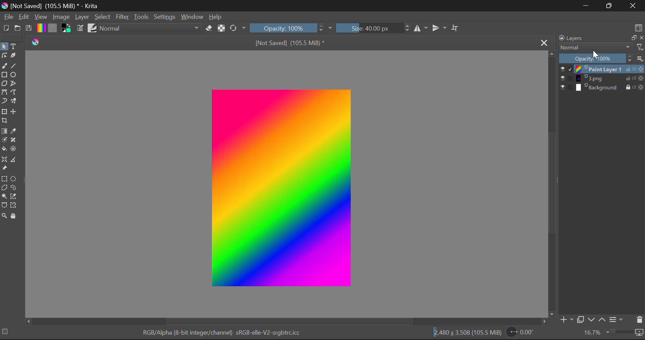 This screenshot has height=340, width=645. What do you see at coordinates (287, 321) in the screenshot?
I see `Scroll Bar` at bounding box center [287, 321].